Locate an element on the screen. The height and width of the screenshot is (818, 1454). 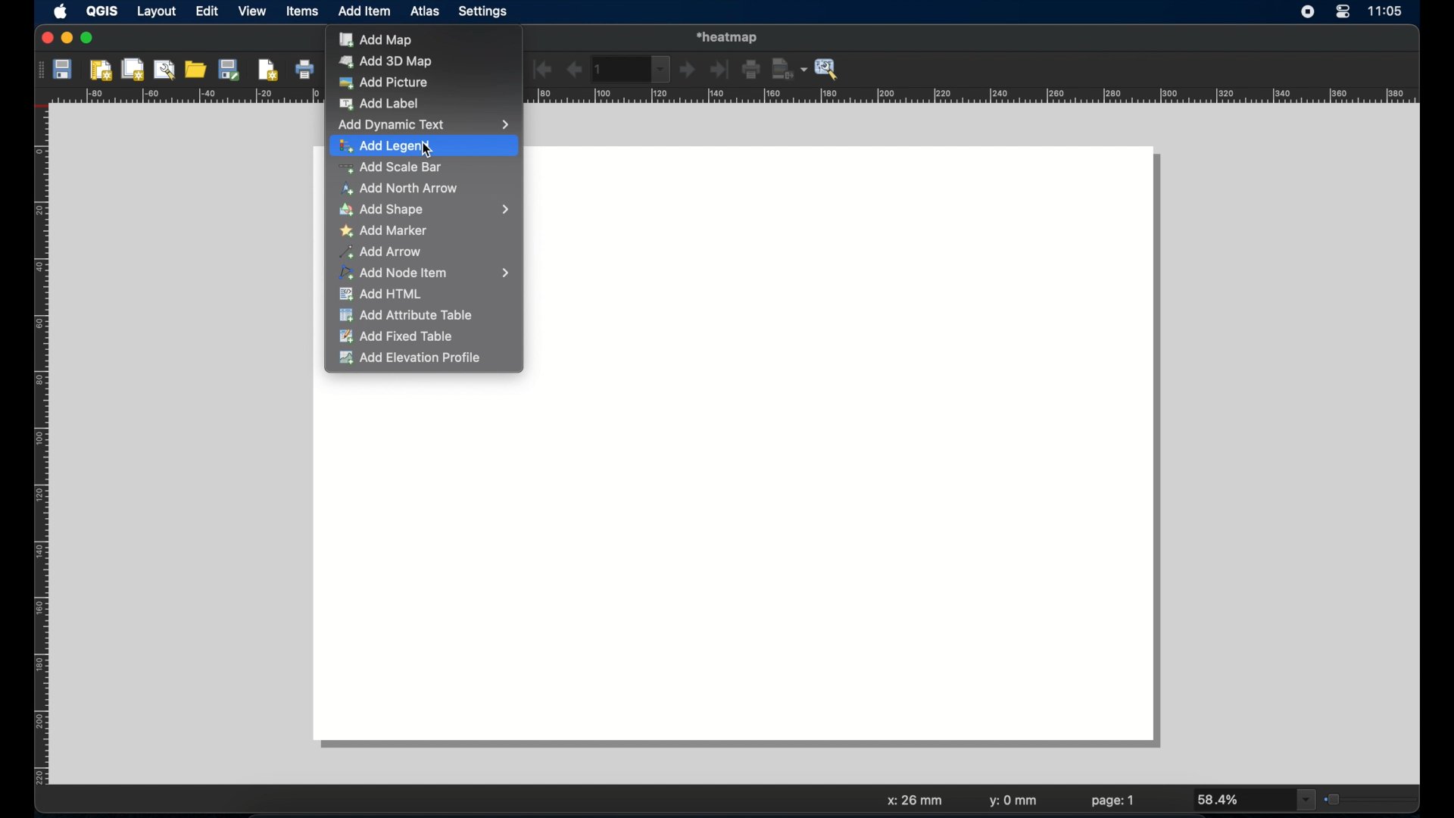
atlas toolbar is located at coordinates (632, 69).